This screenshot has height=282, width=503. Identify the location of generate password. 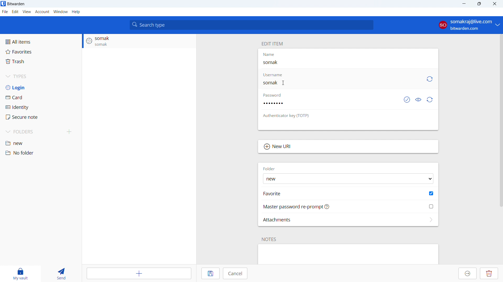
(430, 99).